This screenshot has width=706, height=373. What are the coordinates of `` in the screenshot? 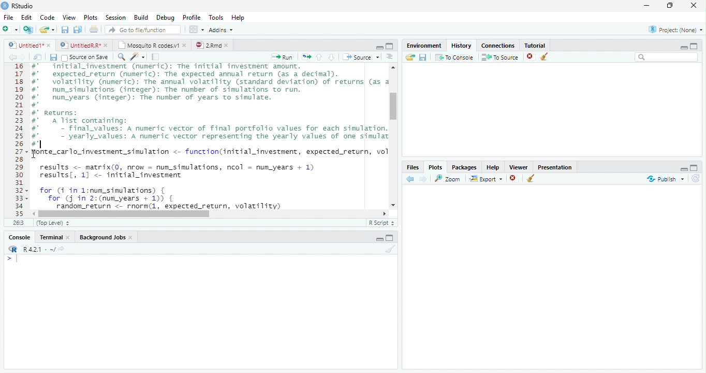 It's located at (379, 46).